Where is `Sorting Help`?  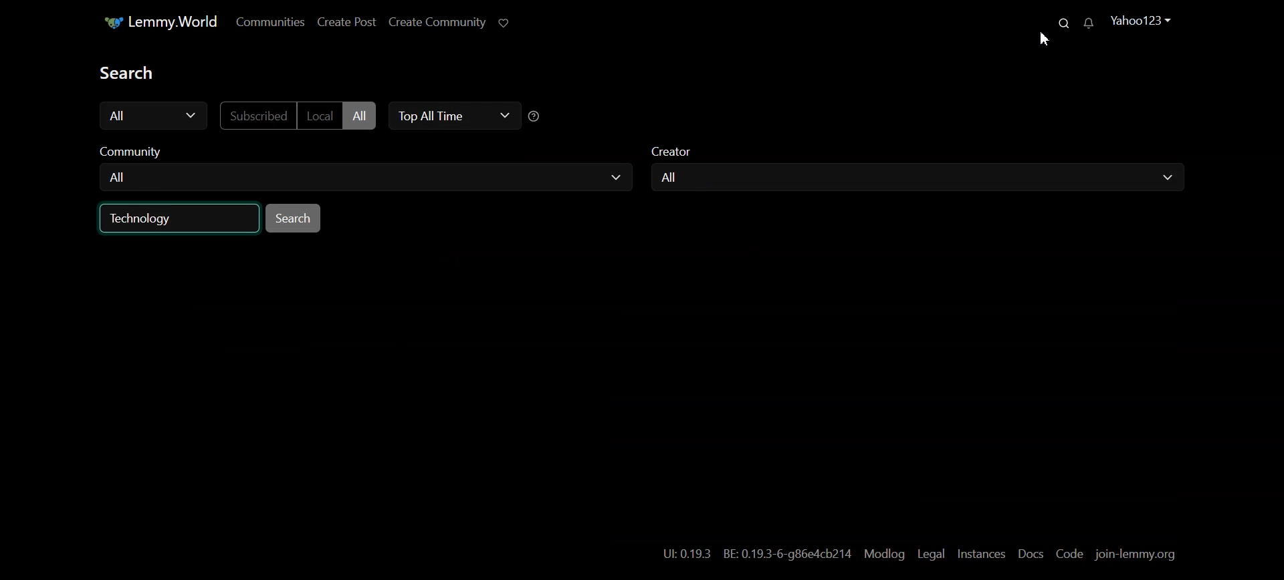
Sorting Help is located at coordinates (537, 116).